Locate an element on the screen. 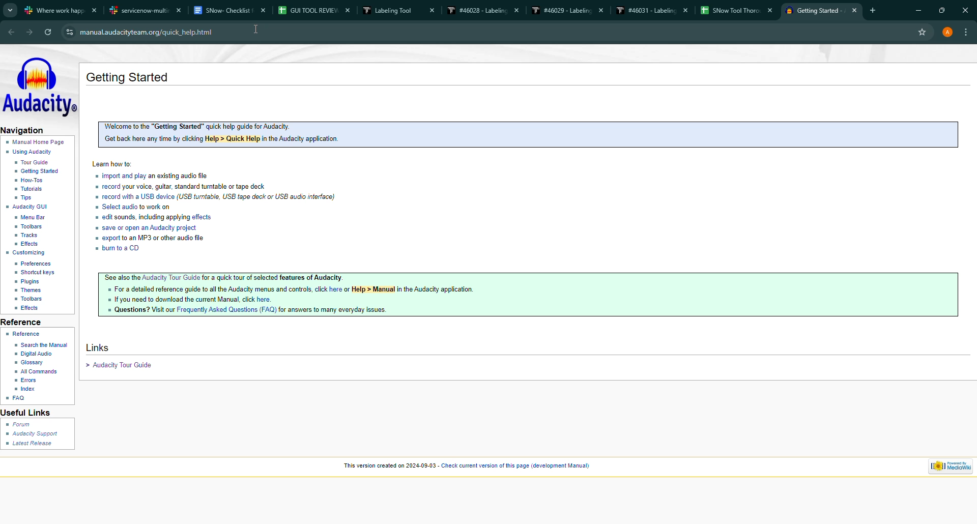 The image size is (977, 524). home is located at coordinates (37, 142).